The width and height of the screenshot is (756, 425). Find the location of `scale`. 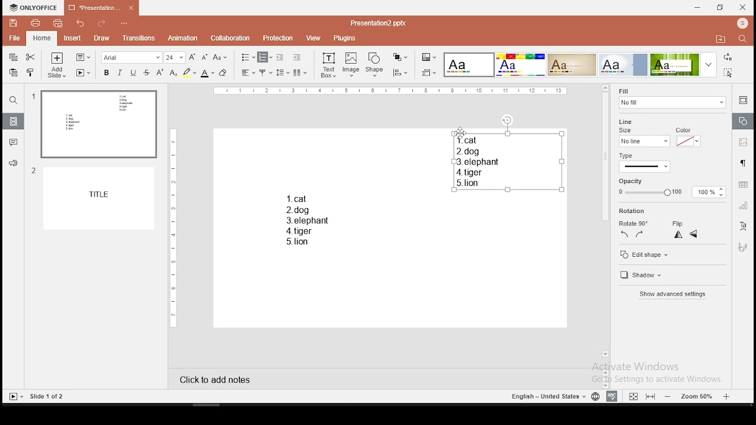

scale is located at coordinates (390, 91).